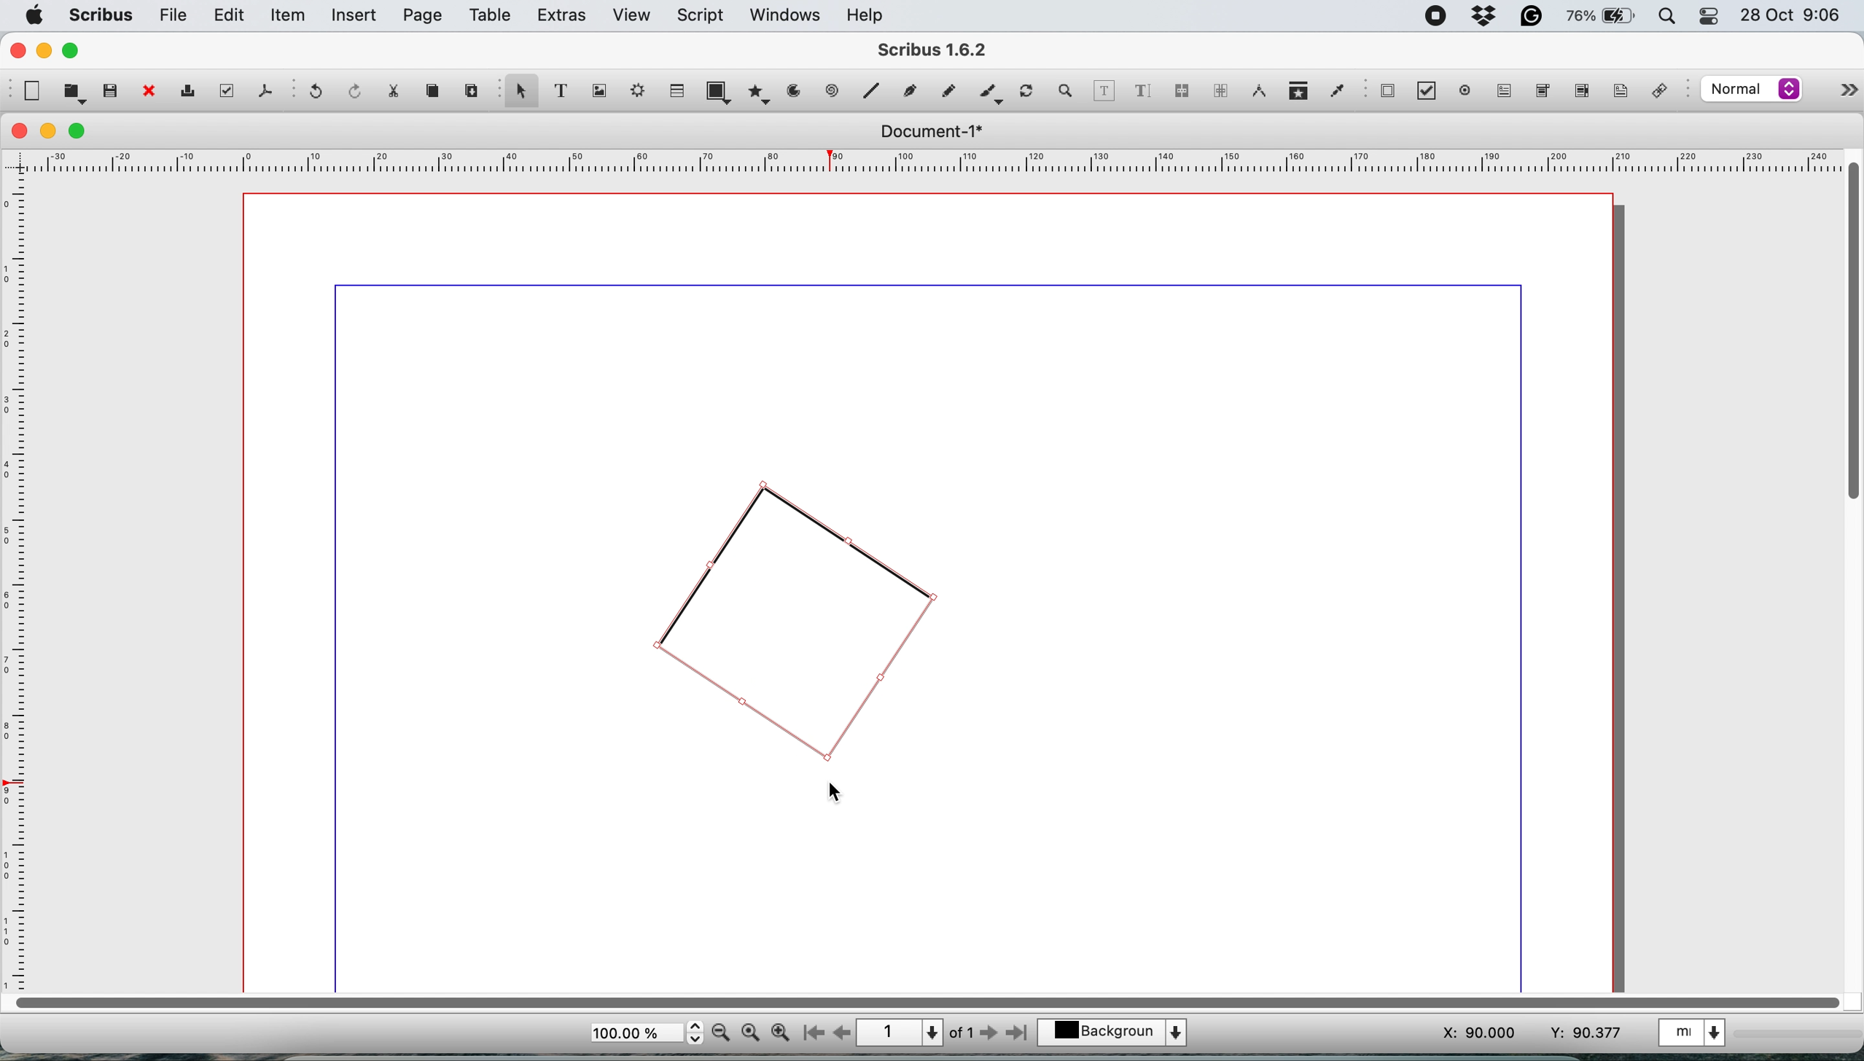 This screenshot has width=1864, height=1061. I want to click on text frame, so click(568, 93).